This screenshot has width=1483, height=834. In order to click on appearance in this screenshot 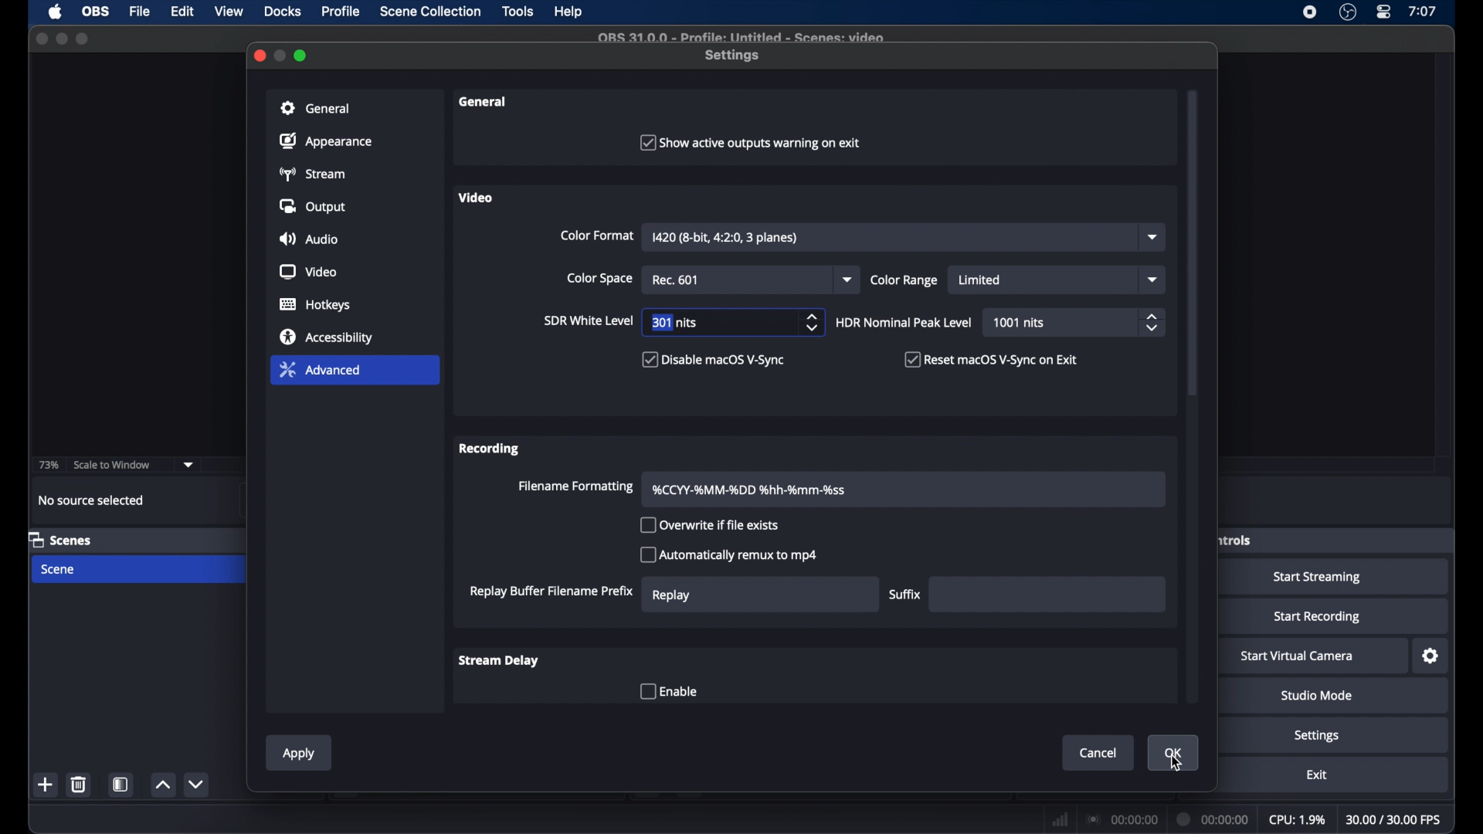, I will do `click(327, 141)`.